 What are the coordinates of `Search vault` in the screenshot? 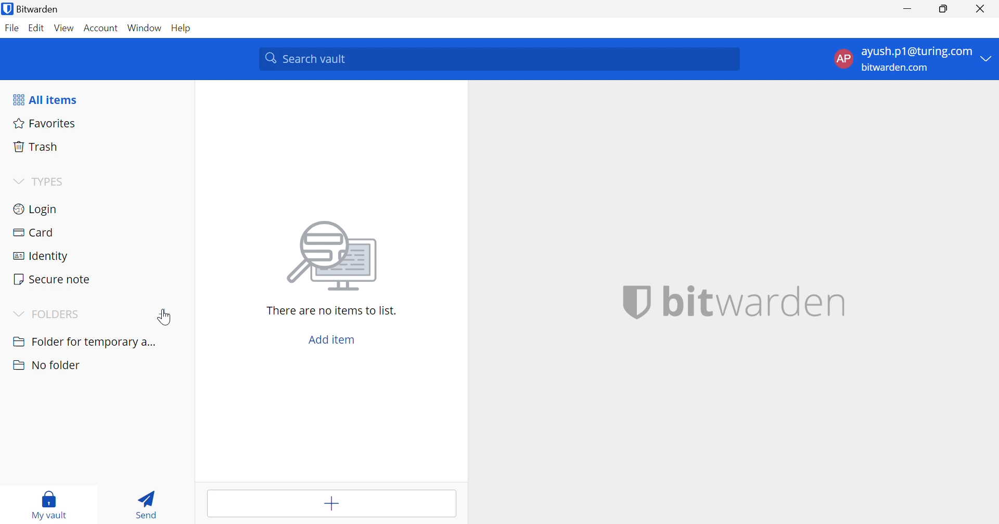 It's located at (497, 59).